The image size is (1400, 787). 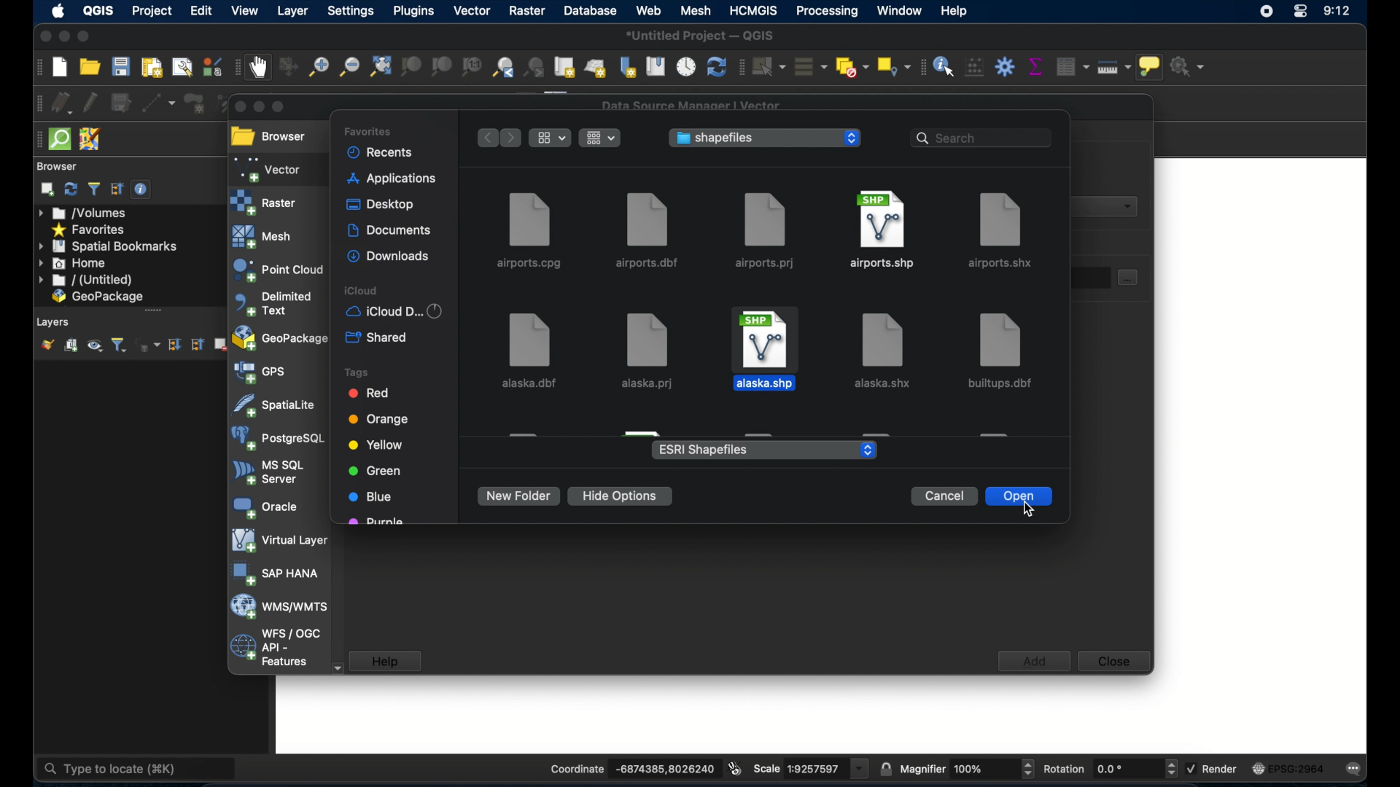 What do you see at coordinates (277, 270) in the screenshot?
I see `point cloud ` at bounding box center [277, 270].